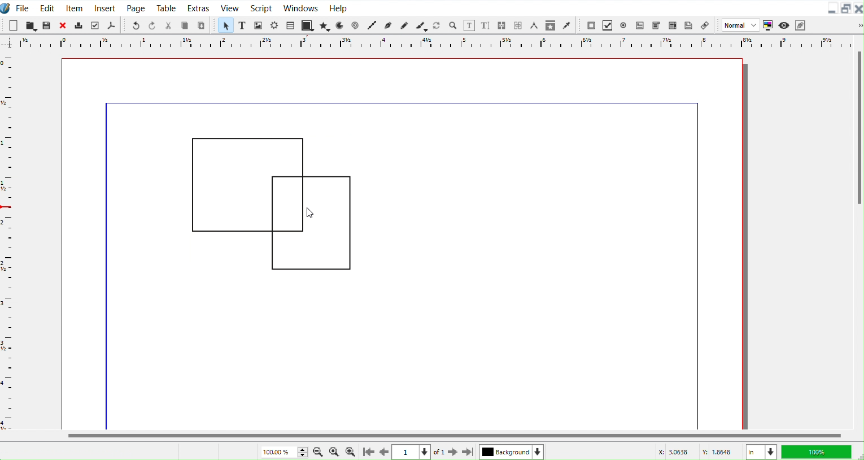 The image size is (864, 460). Describe the element at coordinates (739, 25) in the screenshot. I see `Normal` at that location.